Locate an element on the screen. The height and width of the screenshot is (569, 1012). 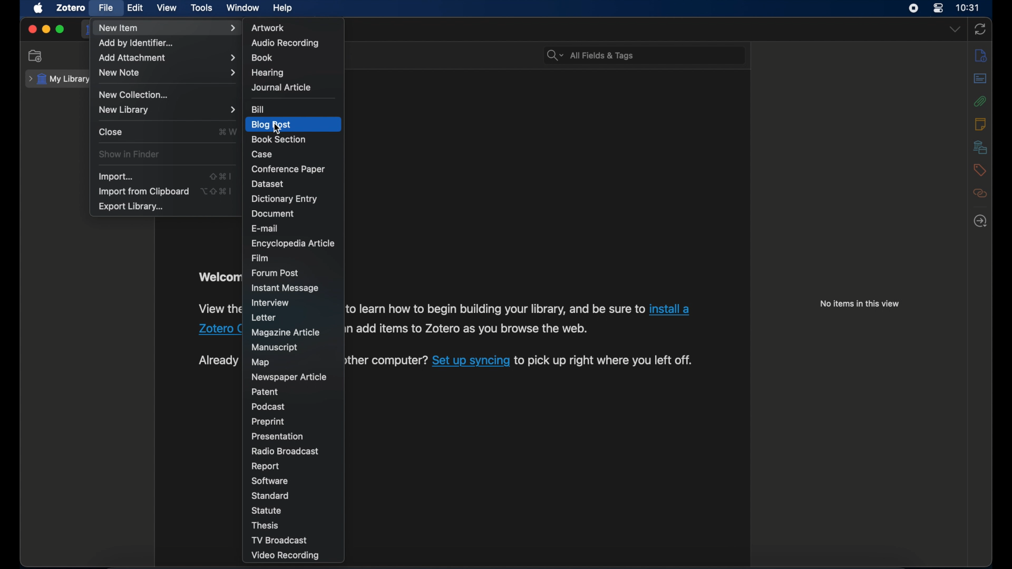
minimize is located at coordinates (45, 30).